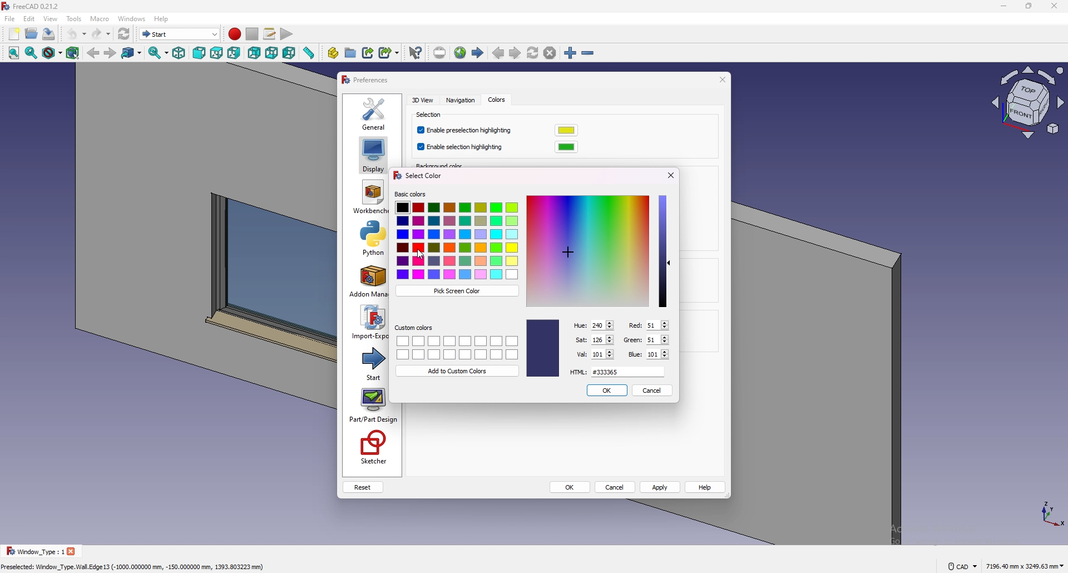  Describe the element at coordinates (1029, 6) in the screenshot. I see `resize` at that location.